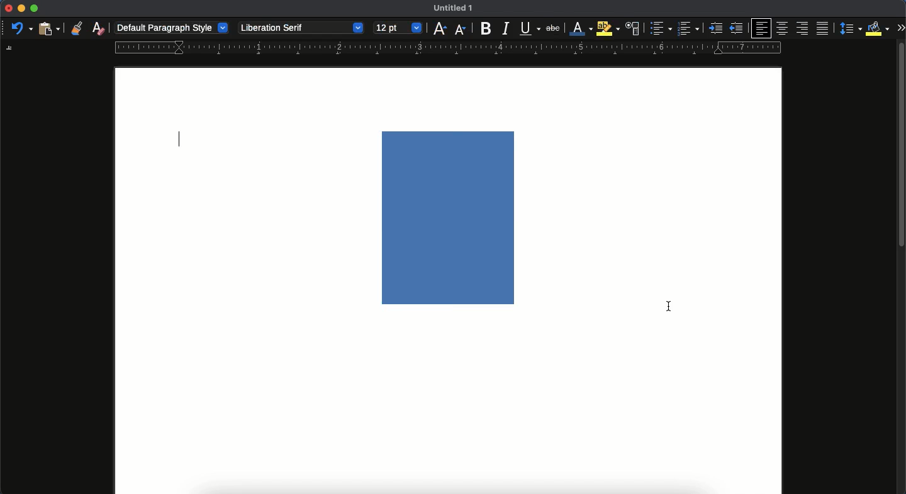 Image resolution: width=906 pixels, height=494 pixels. Describe the element at coordinates (608, 28) in the screenshot. I see `highlight color` at that location.